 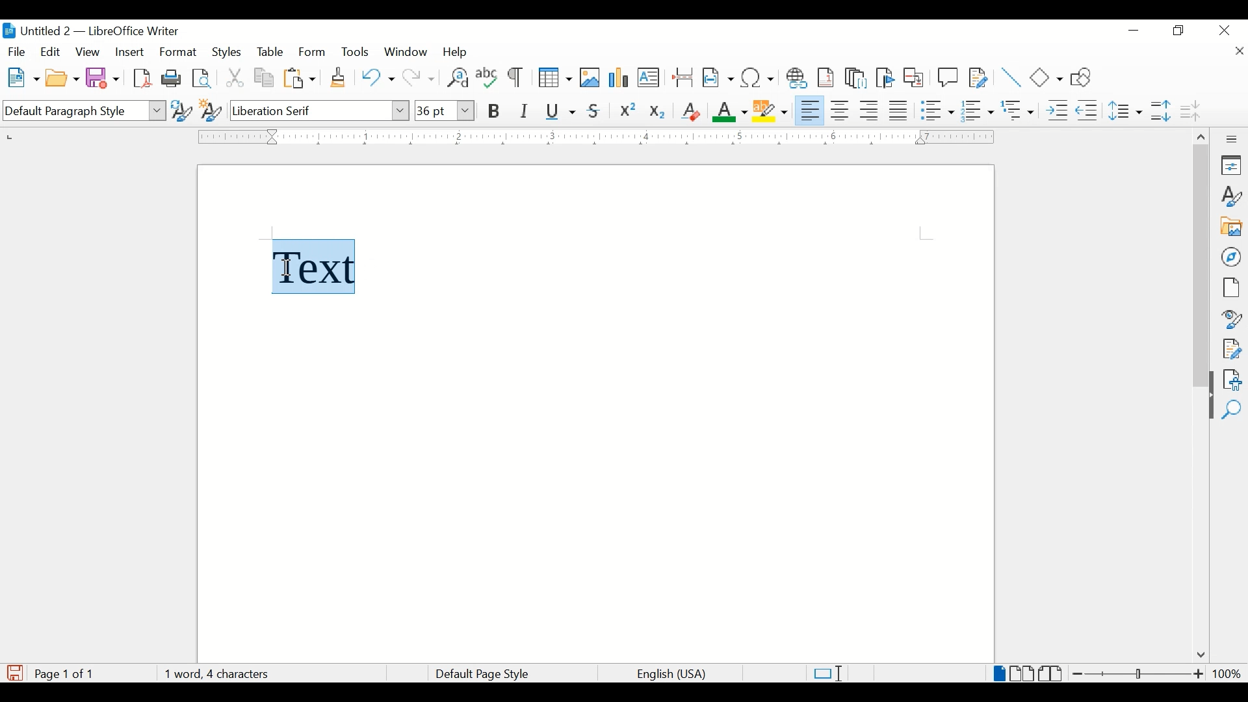 What do you see at coordinates (1000, 673) in the screenshot?
I see `single page view` at bounding box center [1000, 673].